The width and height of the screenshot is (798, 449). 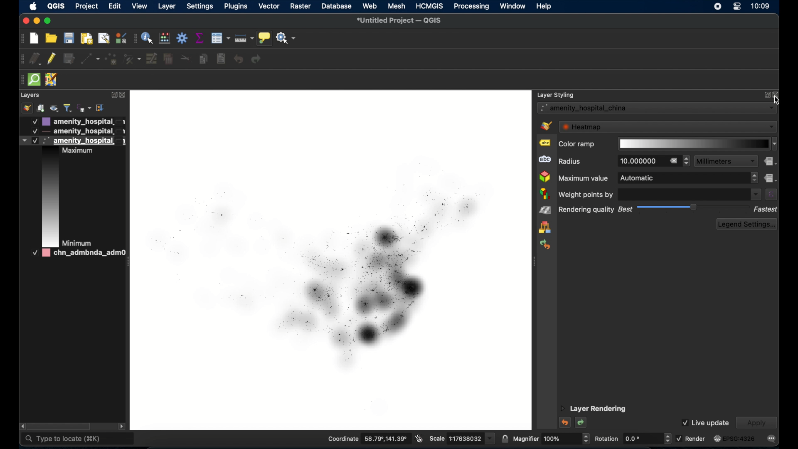 What do you see at coordinates (185, 59) in the screenshot?
I see `cut features` at bounding box center [185, 59].